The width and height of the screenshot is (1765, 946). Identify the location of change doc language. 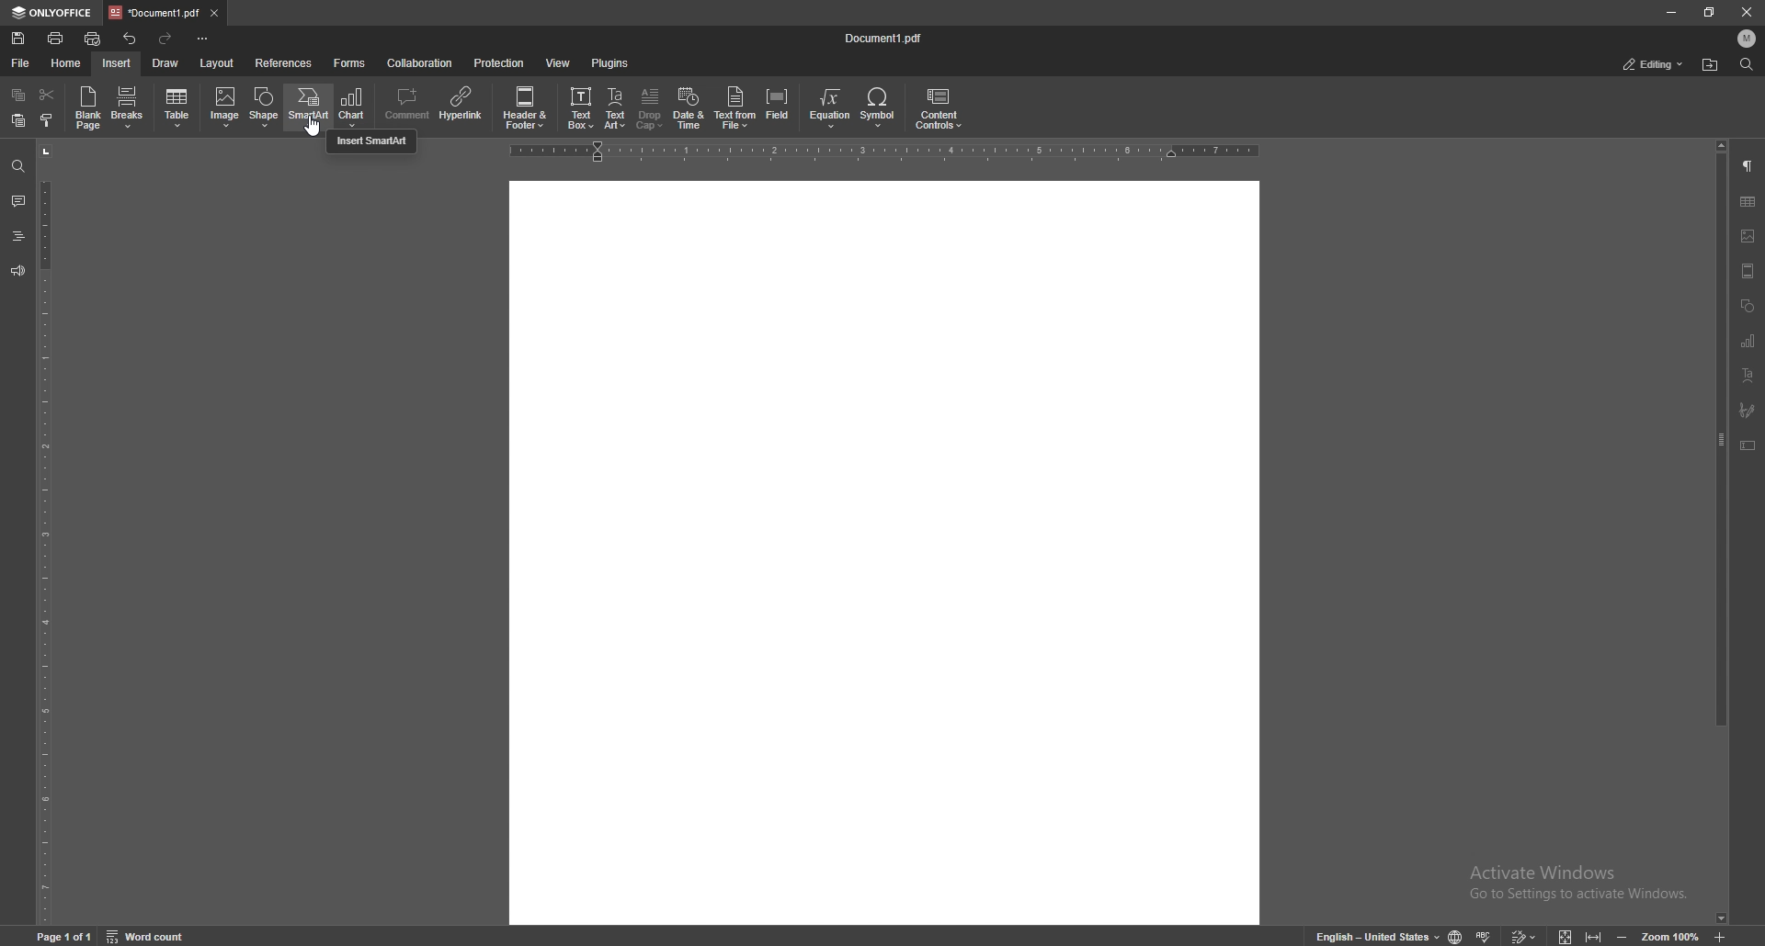
(1456, 935).